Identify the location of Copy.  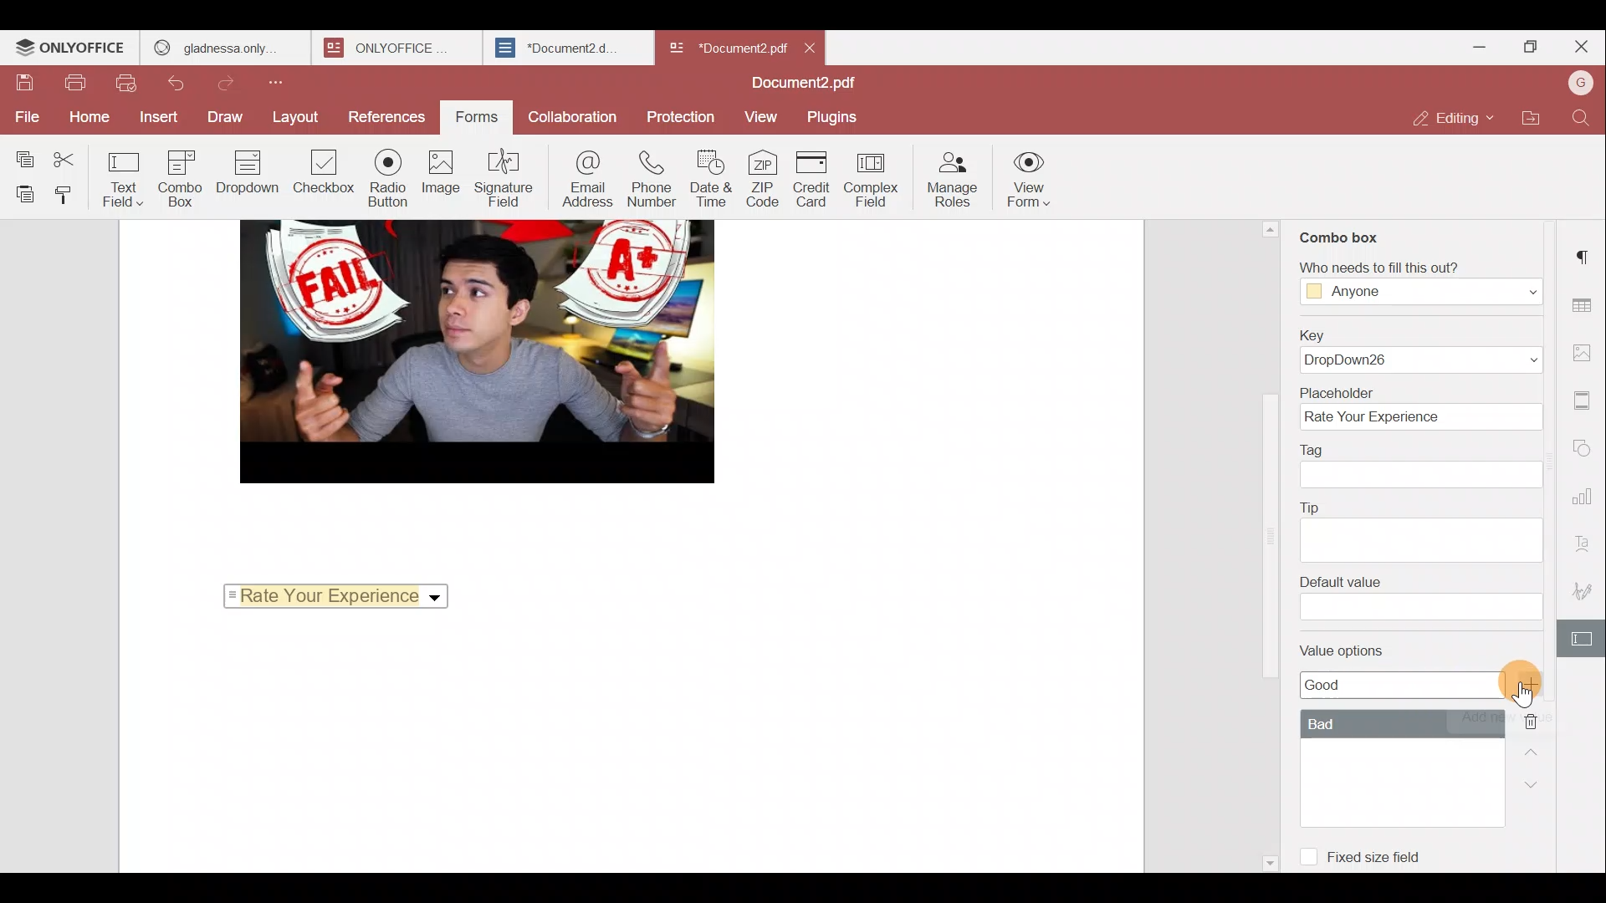
(24, 156).